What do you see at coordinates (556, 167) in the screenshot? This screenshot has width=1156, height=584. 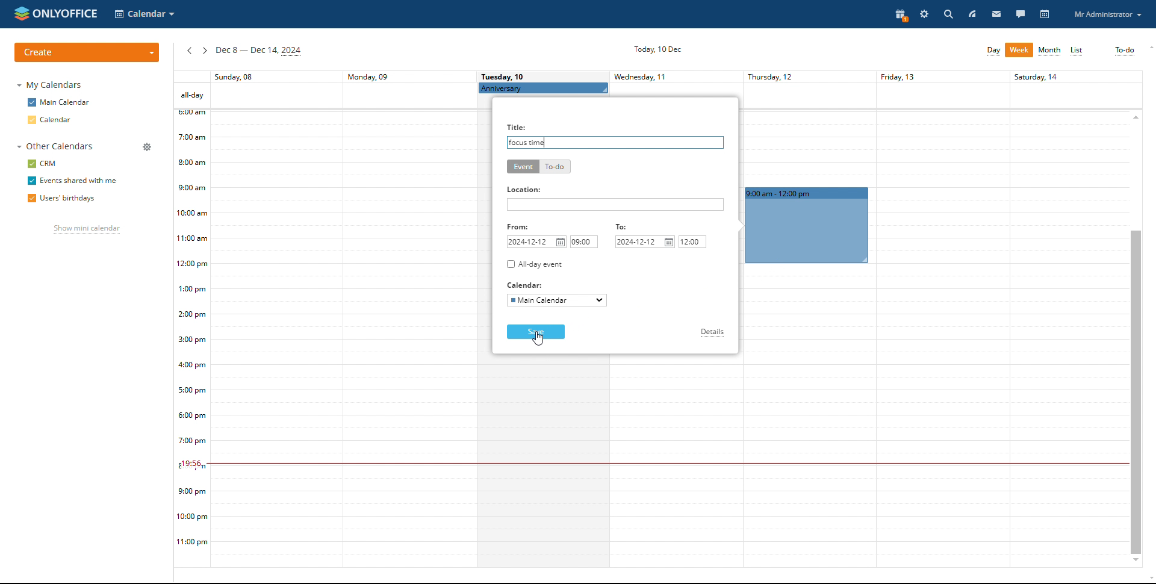 I see `to-do` at bounding box center [556, 167].